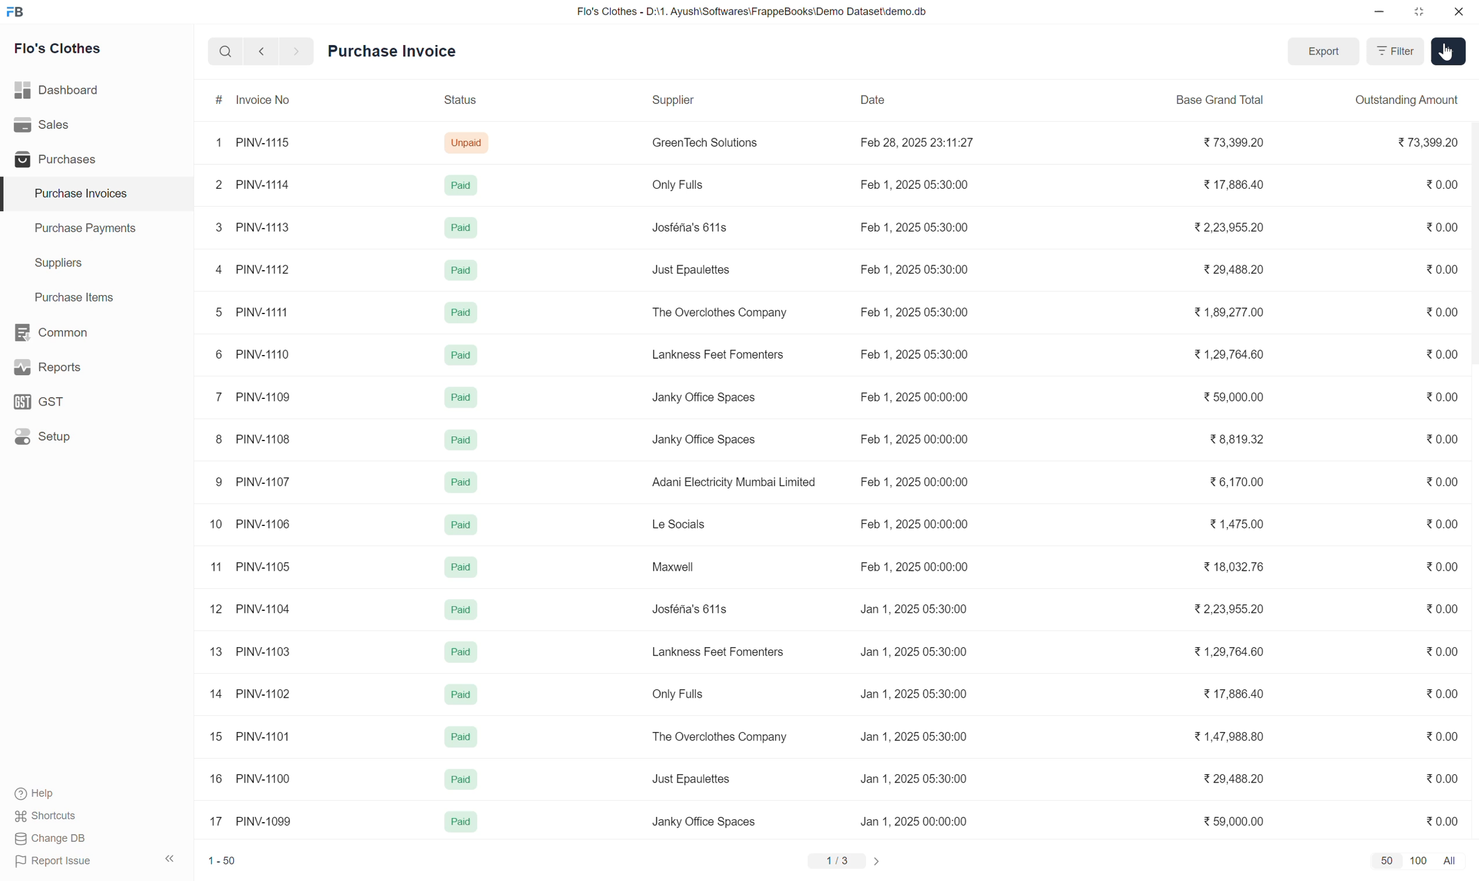 This screenshot has height=881, width=1479. I want to click on 15, so click(216, 739).